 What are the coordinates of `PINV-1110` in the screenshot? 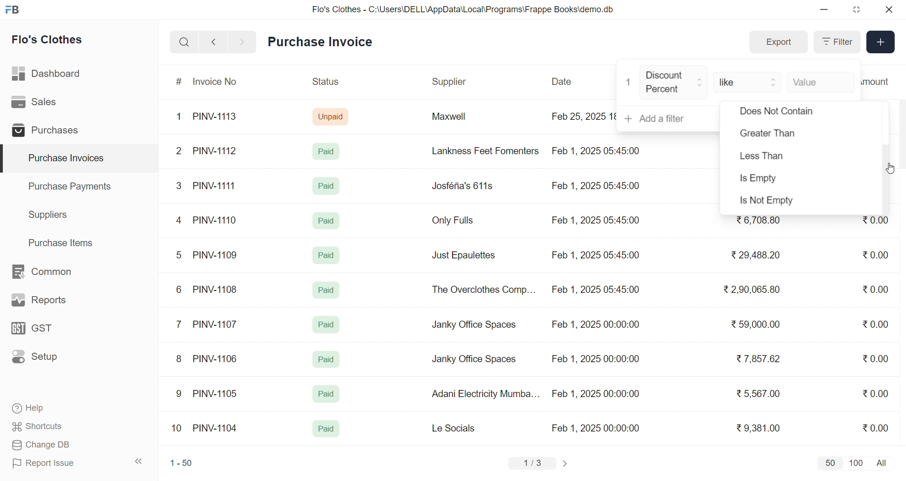 It's located at (216, 220).